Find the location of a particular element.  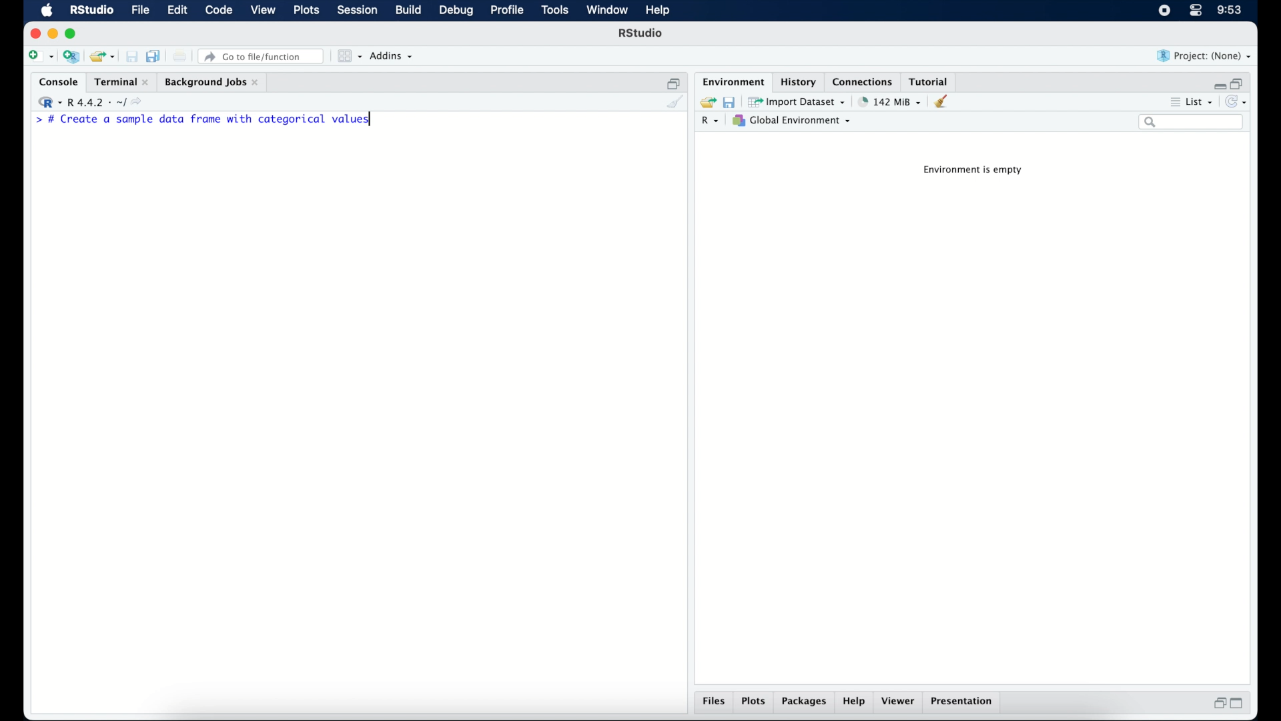

R 4.4.2 is located at coordinates (89, 100).